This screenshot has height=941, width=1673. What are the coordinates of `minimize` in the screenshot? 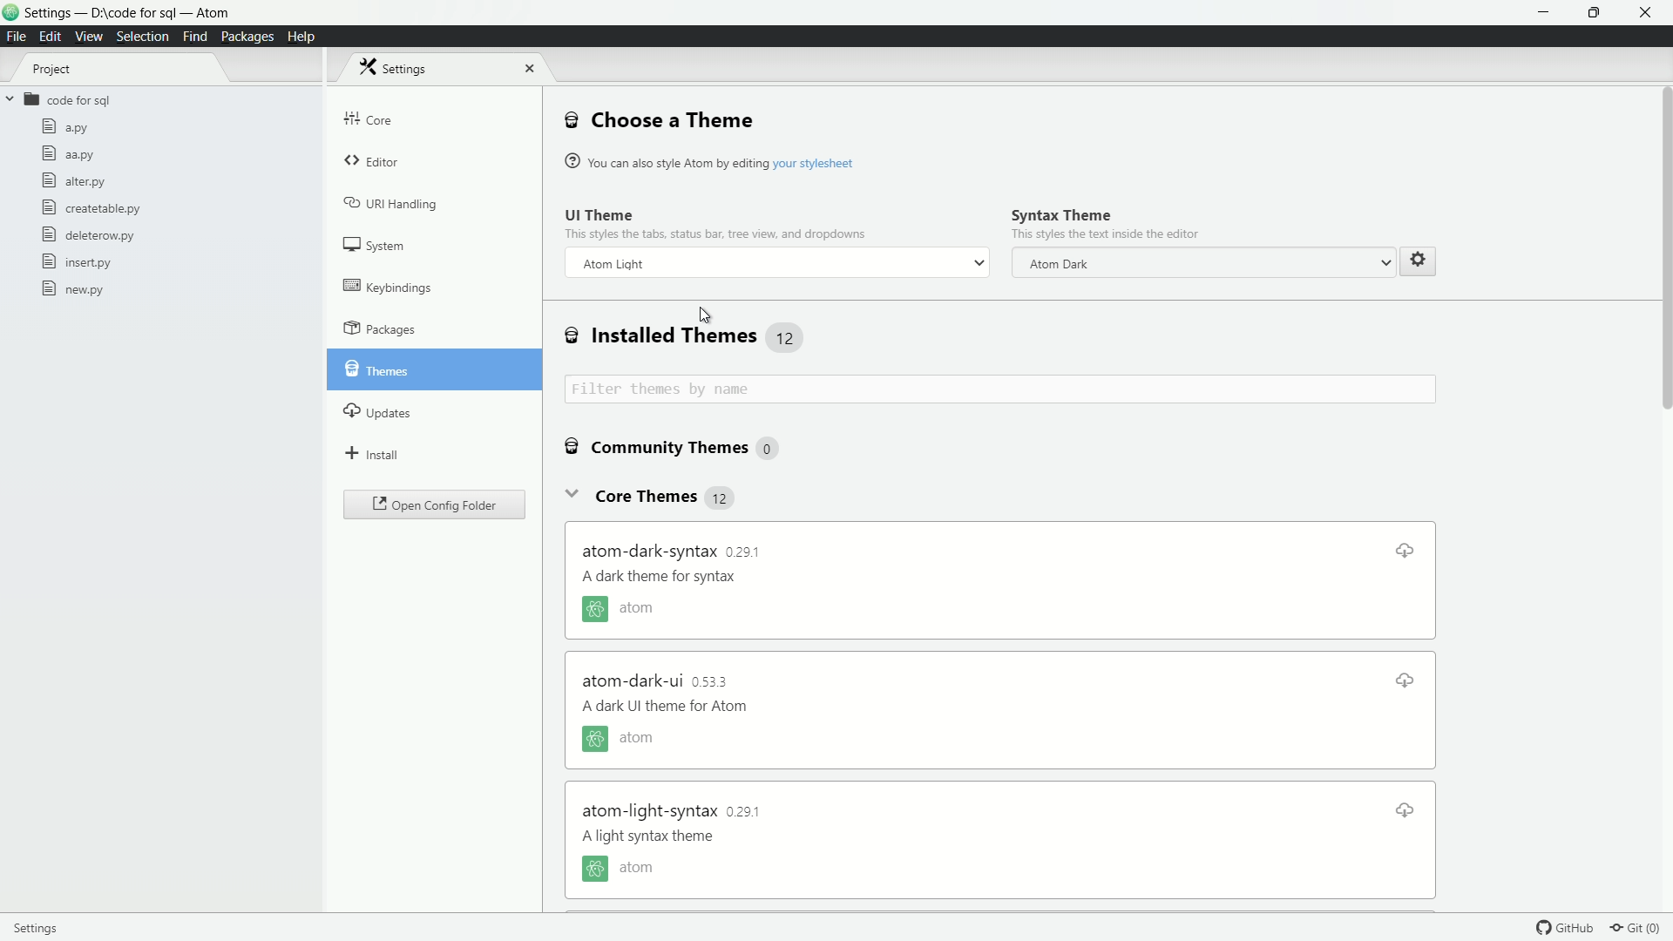 It's located at (1545, 12).